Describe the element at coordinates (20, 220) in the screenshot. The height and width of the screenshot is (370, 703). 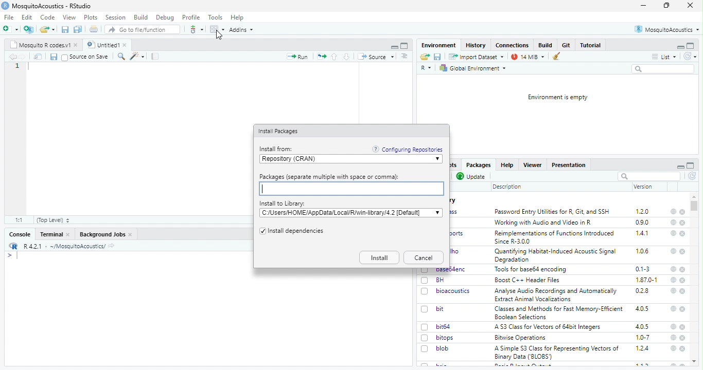
I see `1:1` at that location.